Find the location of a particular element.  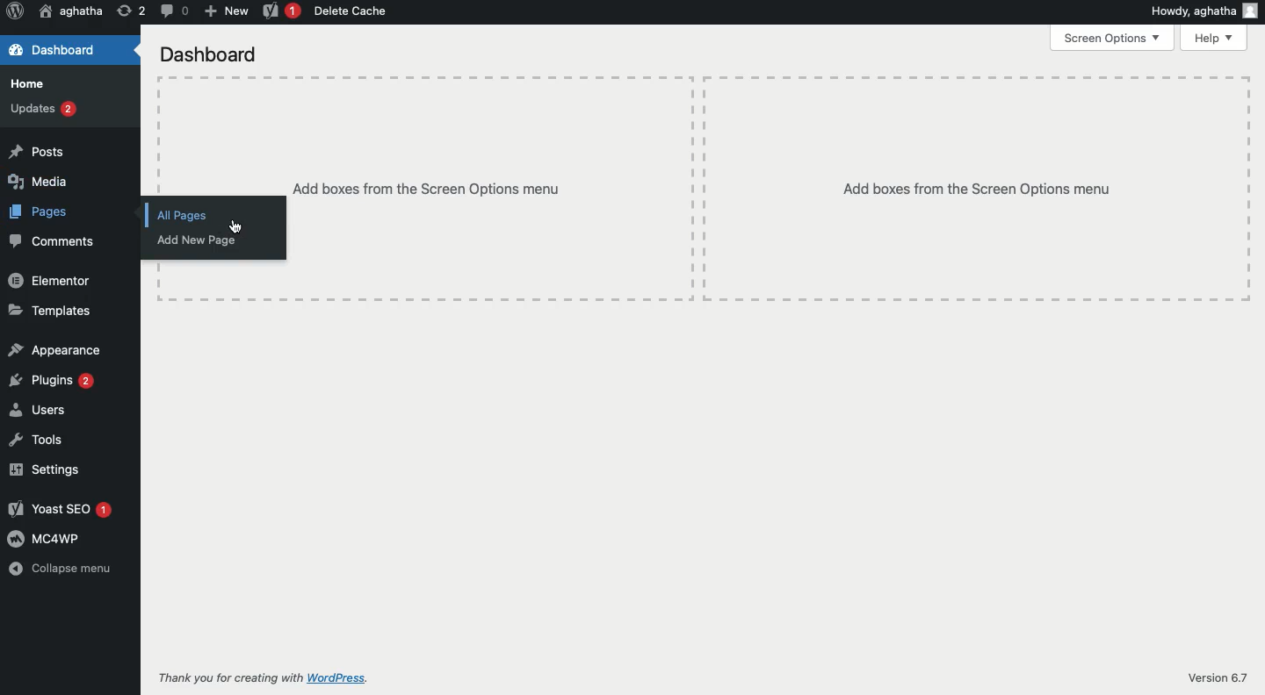

Settings is located at coordinates (41, 470).